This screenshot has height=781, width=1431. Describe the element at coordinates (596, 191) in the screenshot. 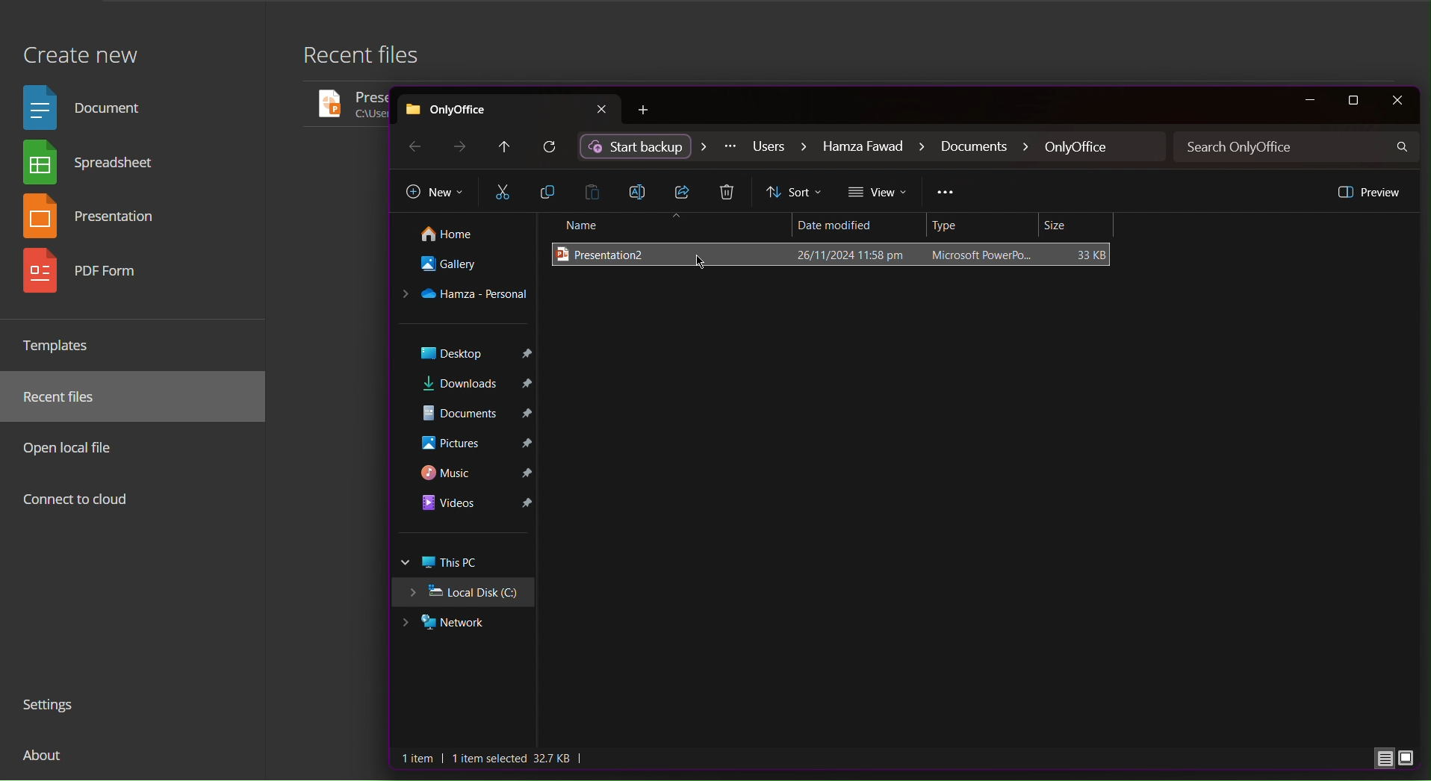

I see `Paste` at that location.